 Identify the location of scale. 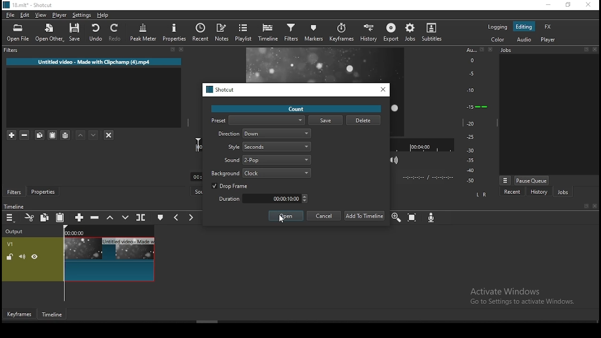
(474, 114).